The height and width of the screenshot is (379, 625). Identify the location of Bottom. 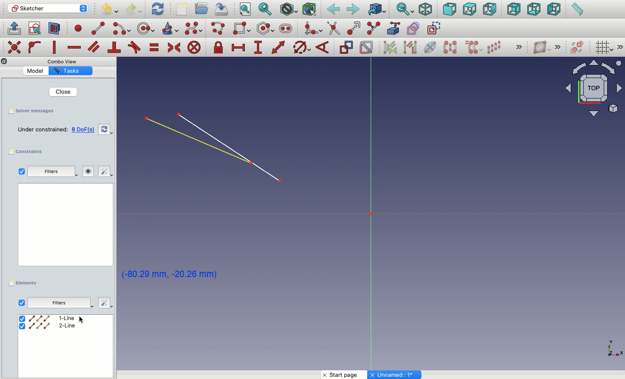
(534, 10).